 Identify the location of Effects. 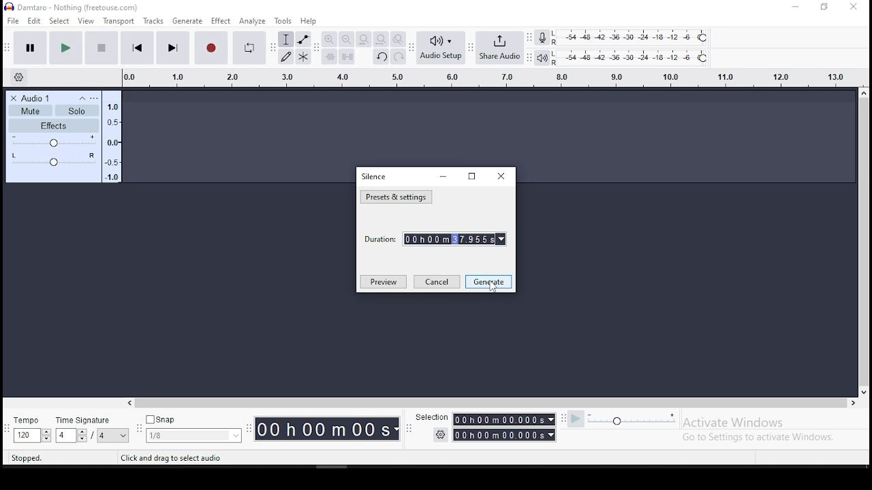
(55, 127).